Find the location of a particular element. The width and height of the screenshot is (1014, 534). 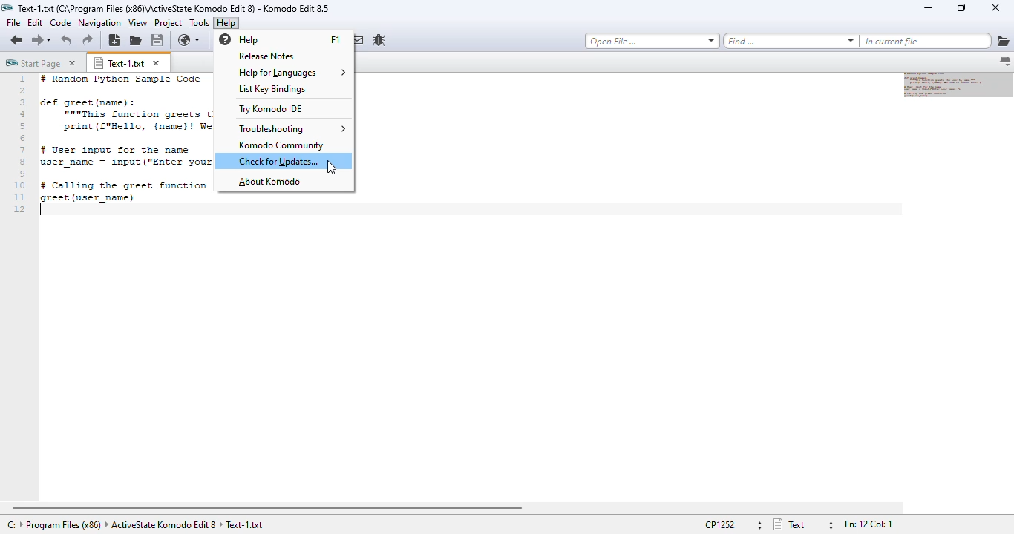

report a bug is located at coordinates (383, 42).